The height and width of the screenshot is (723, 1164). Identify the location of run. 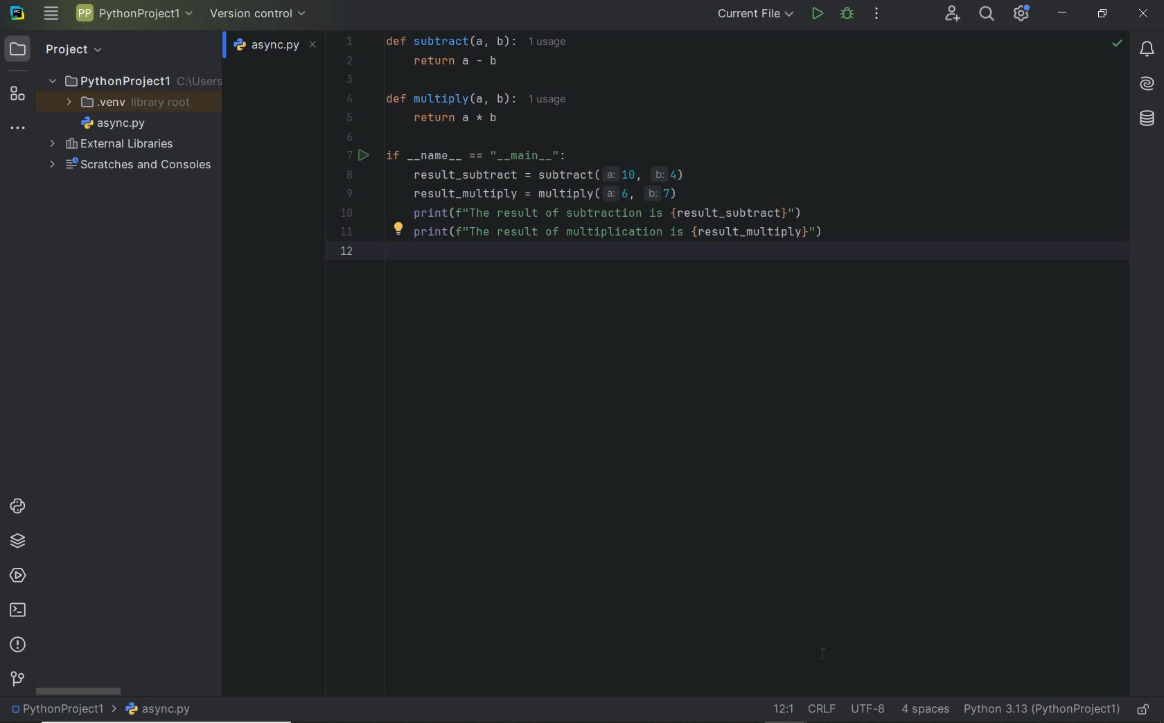
(817, 15).